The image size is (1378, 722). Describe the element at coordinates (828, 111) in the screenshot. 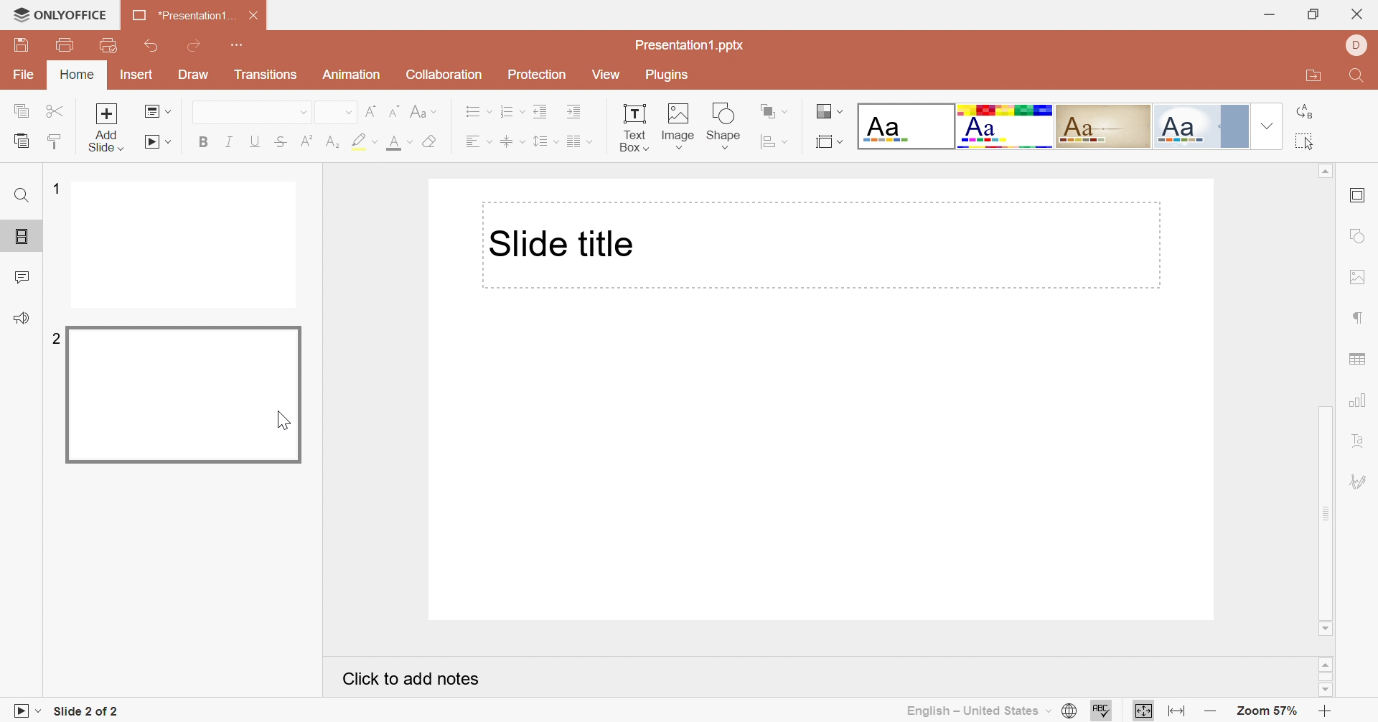

I see `Change color theme` at that location.